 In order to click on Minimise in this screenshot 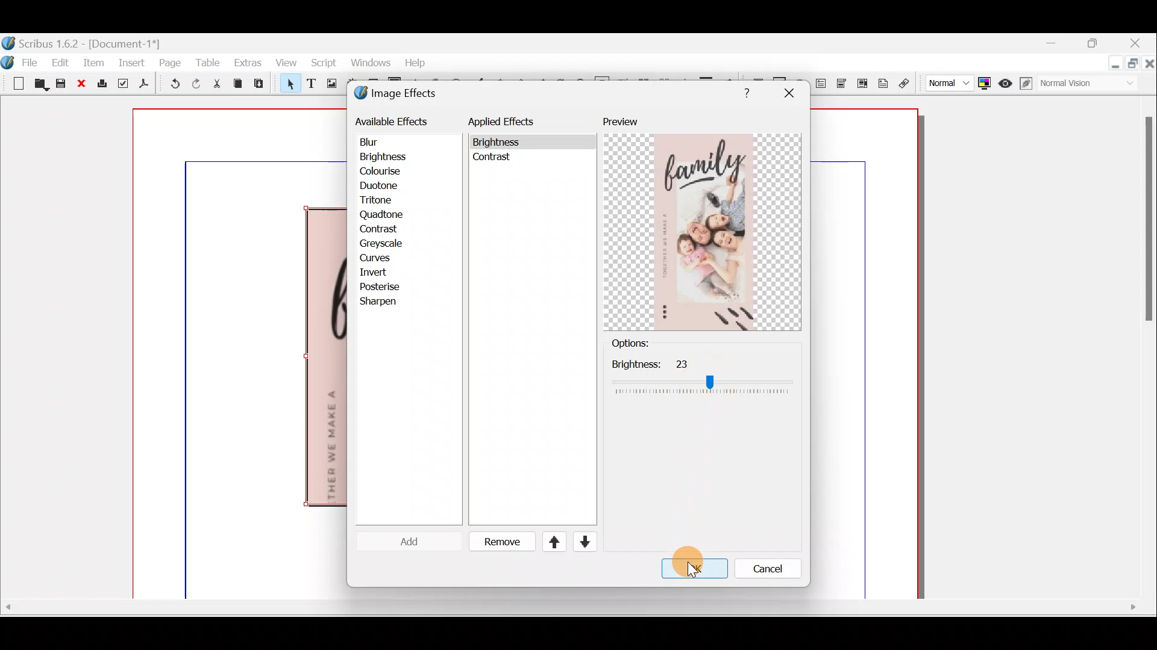, I will do `click(1055, 43)`.